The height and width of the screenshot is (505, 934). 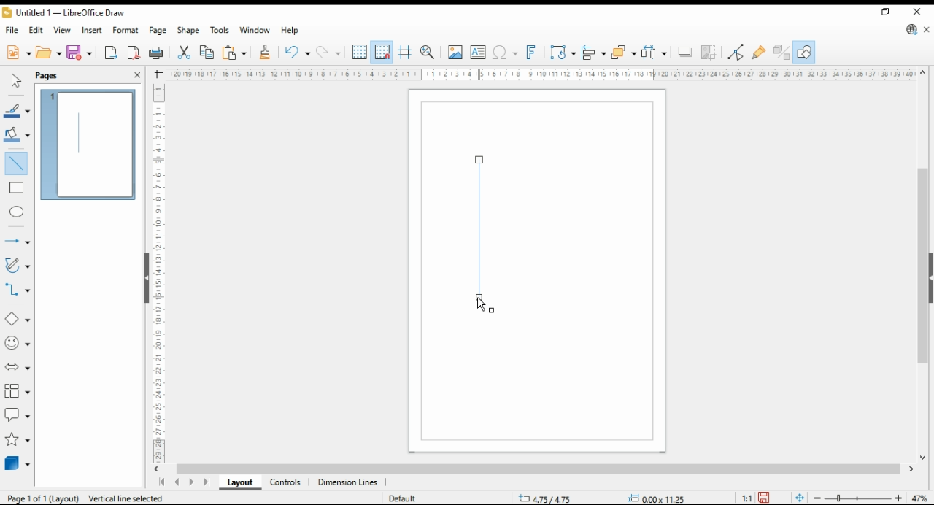 What do you see at coordinates (17, 242) in the screenshot?
I see `lines and arrows` at bounding box center [17, 242].